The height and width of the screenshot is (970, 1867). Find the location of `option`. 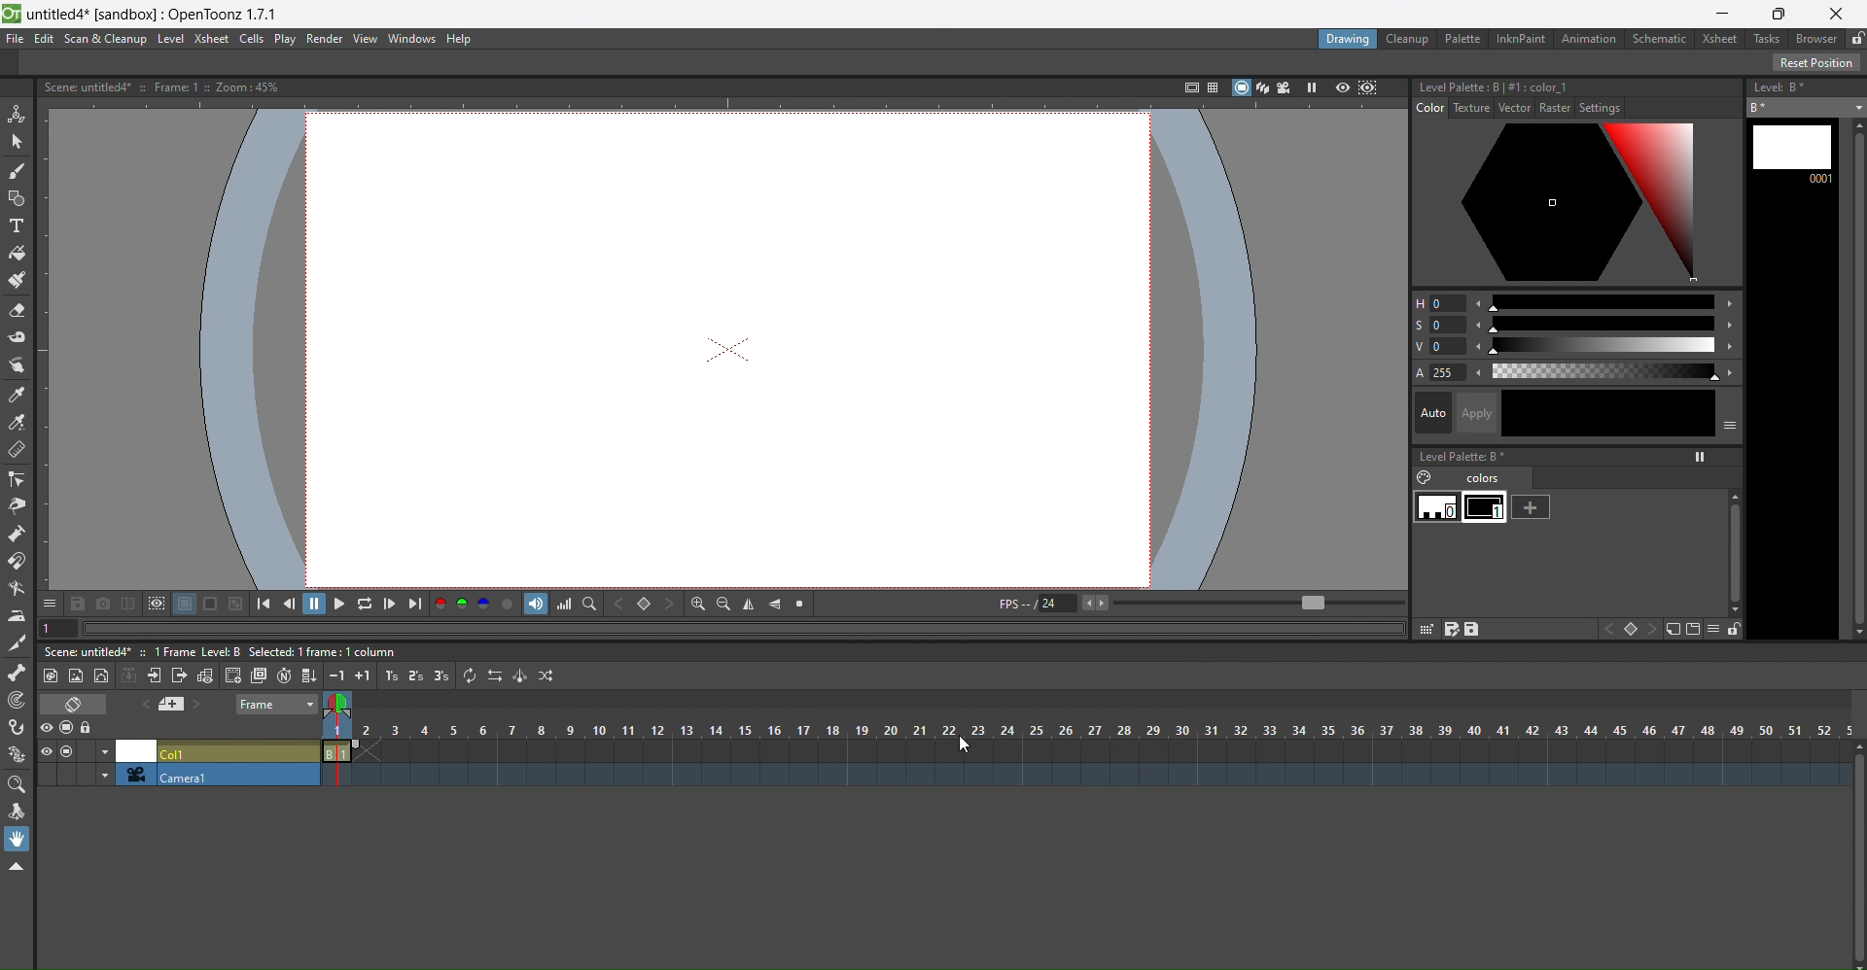

option is located at coordinates (1702, 457).